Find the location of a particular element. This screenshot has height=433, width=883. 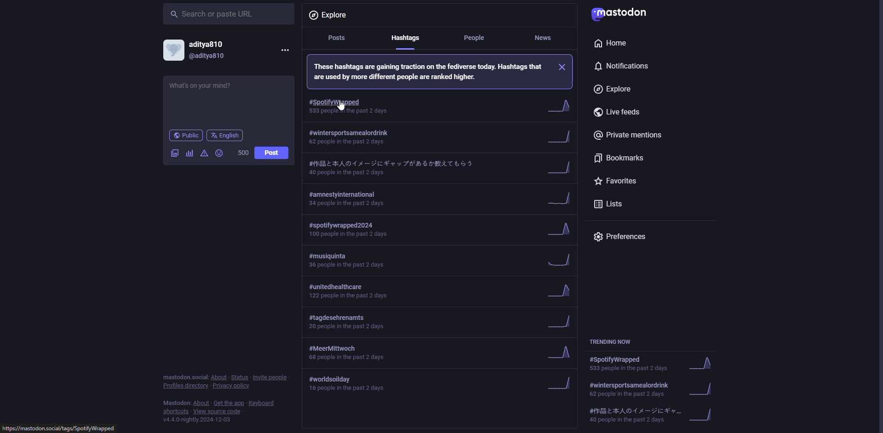

close is located at coordinates (563, 67).